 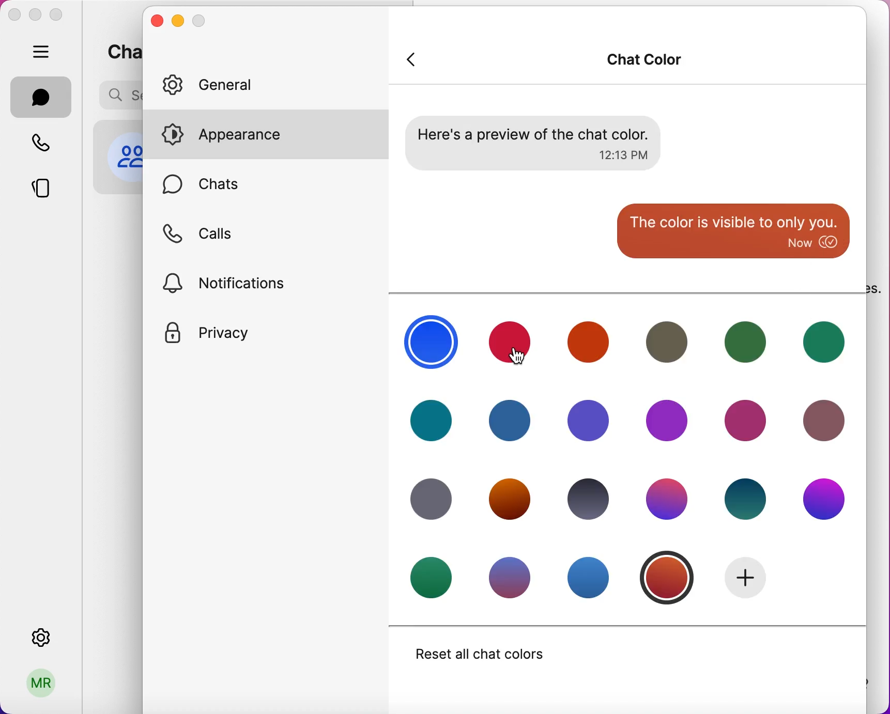 What do you see at coordinates (549, 146) in the screenshot?
I see `preview of chat color` at bounding box center [549, 146].